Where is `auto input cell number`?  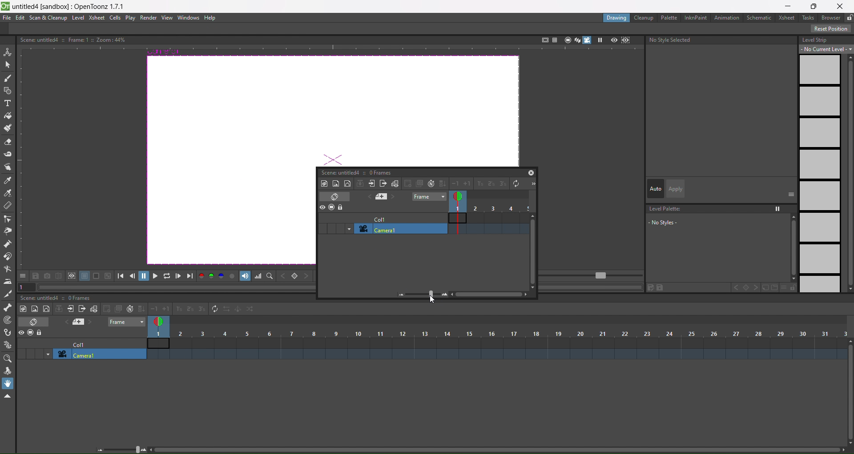 auto input cell number is located at coordinates (128, 309).